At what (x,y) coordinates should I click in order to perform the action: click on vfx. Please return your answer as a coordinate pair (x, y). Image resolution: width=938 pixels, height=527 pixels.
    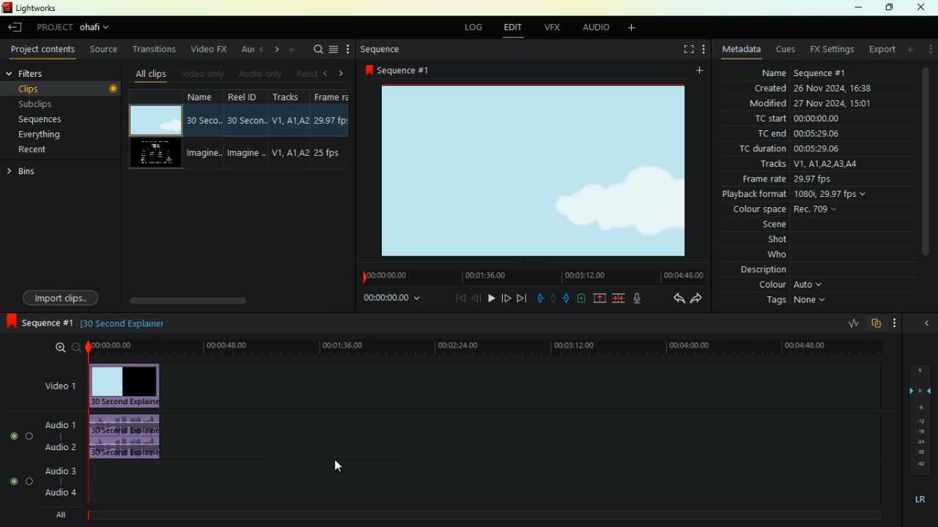
    Looking at the image, I should click on (550, 27).